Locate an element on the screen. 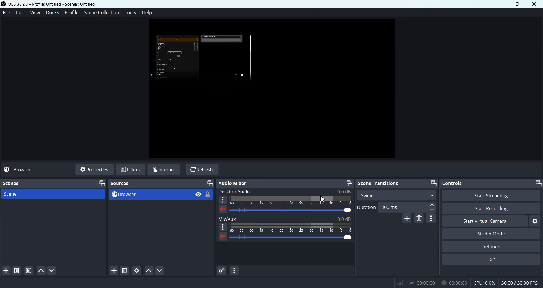  Desktop Audio is located at coordinates (284, 192).